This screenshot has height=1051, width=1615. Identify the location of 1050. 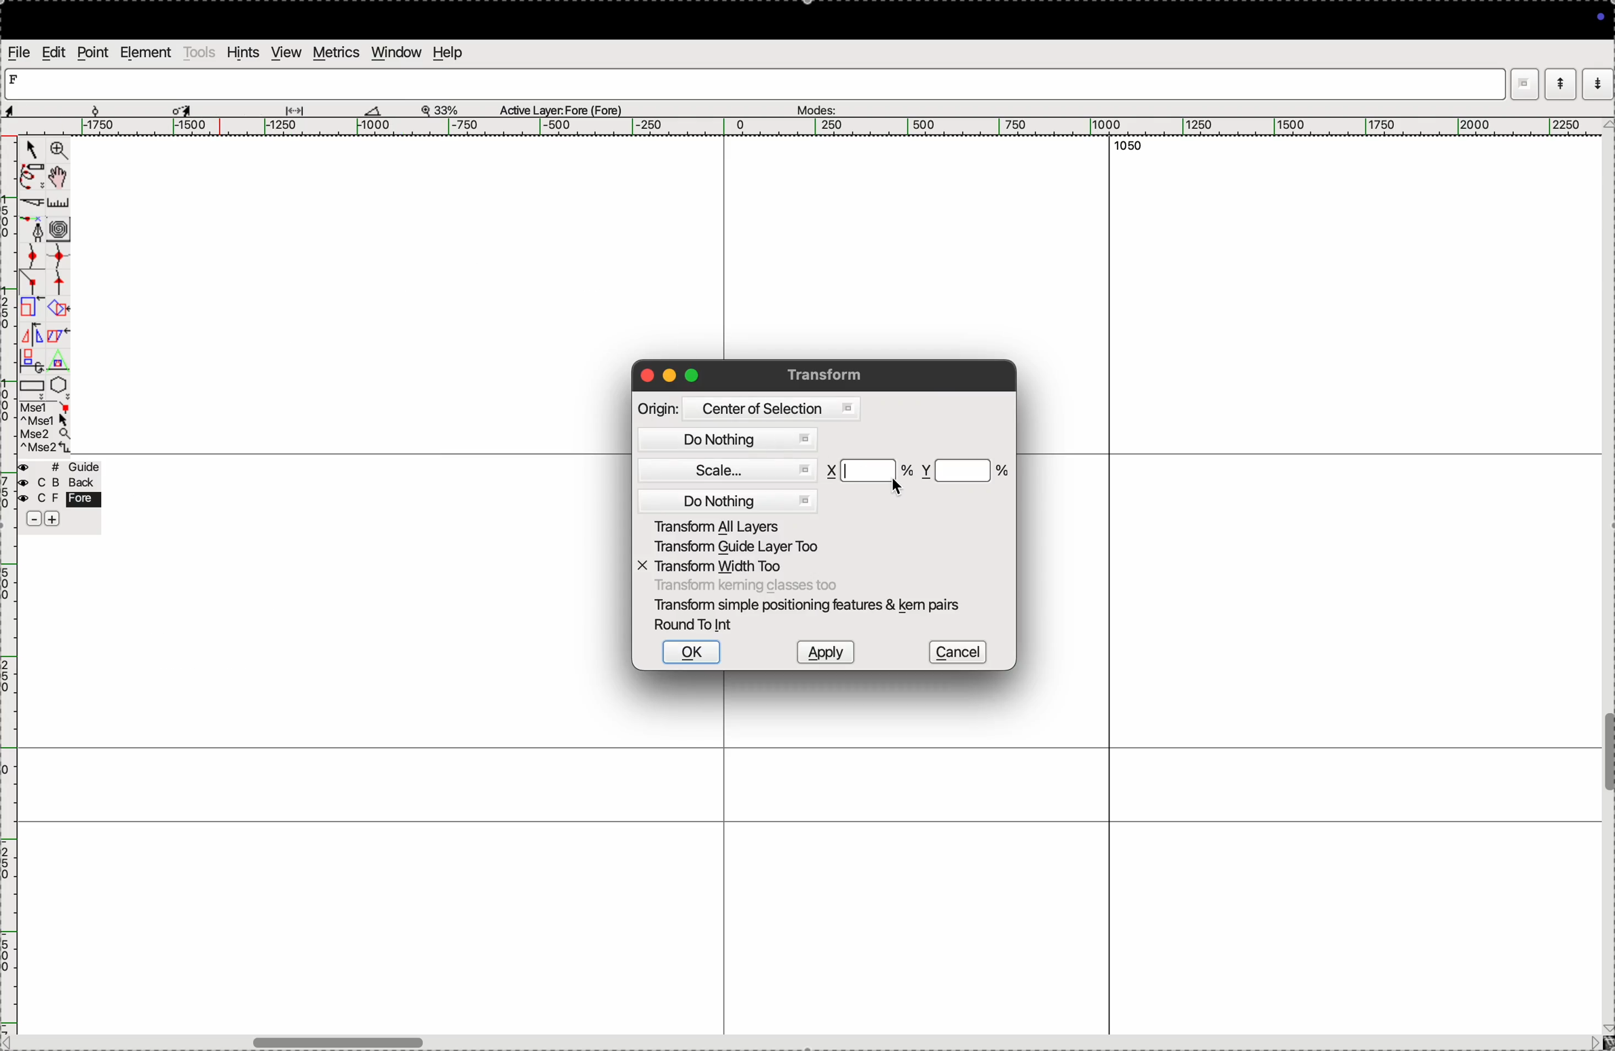
(1124, 147).